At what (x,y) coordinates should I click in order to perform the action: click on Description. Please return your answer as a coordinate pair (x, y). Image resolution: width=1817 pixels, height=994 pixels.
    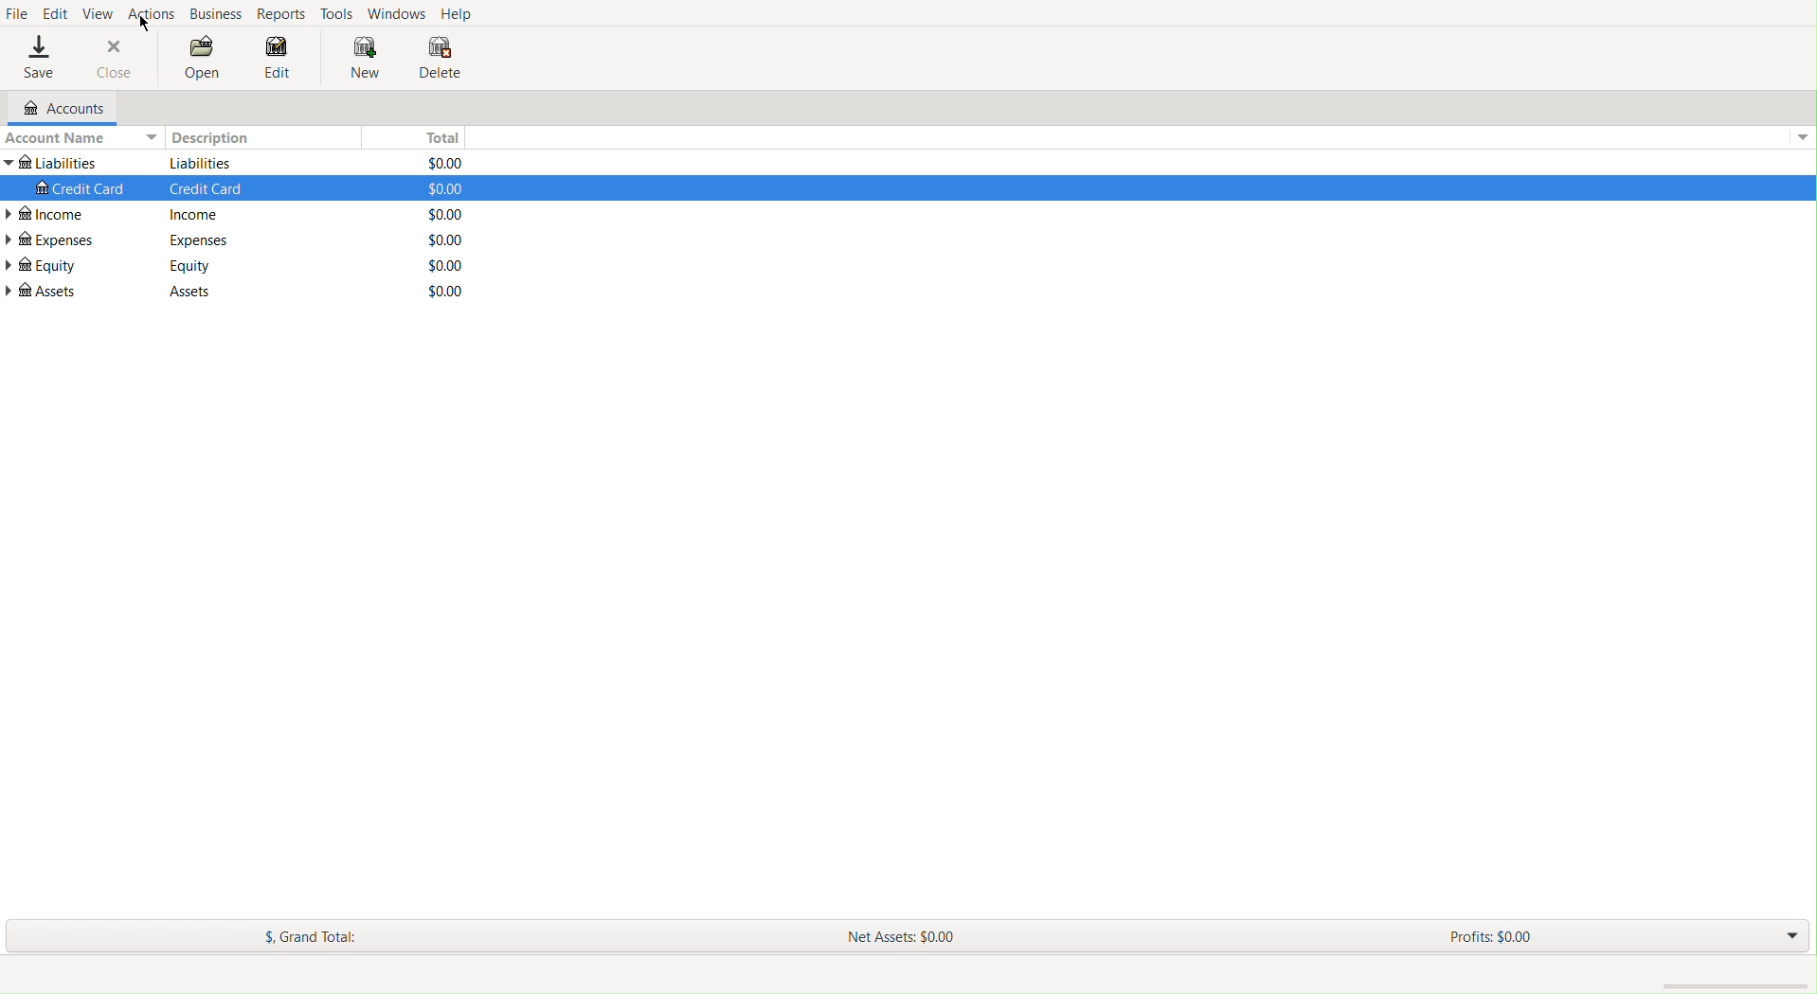
    Looking at the image, I should click on (193, 214).